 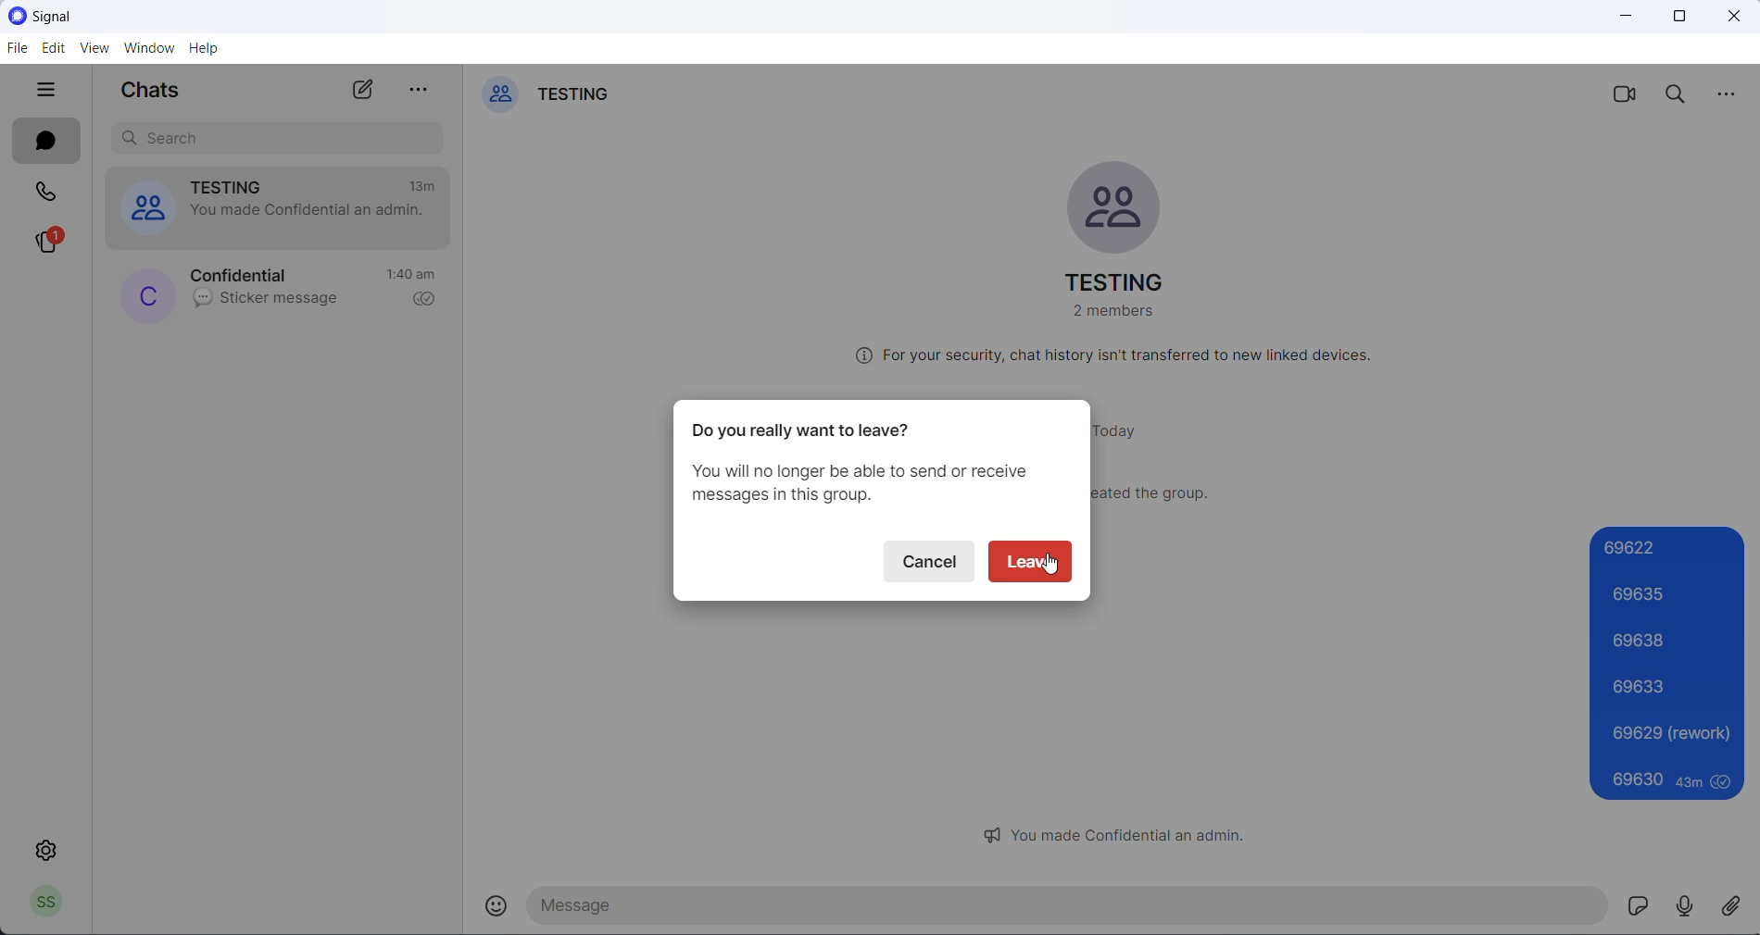 What do you see at coordinates (1689, 904) in the screenshot?
I see `voice mail` at bounding box center [1689, 904].